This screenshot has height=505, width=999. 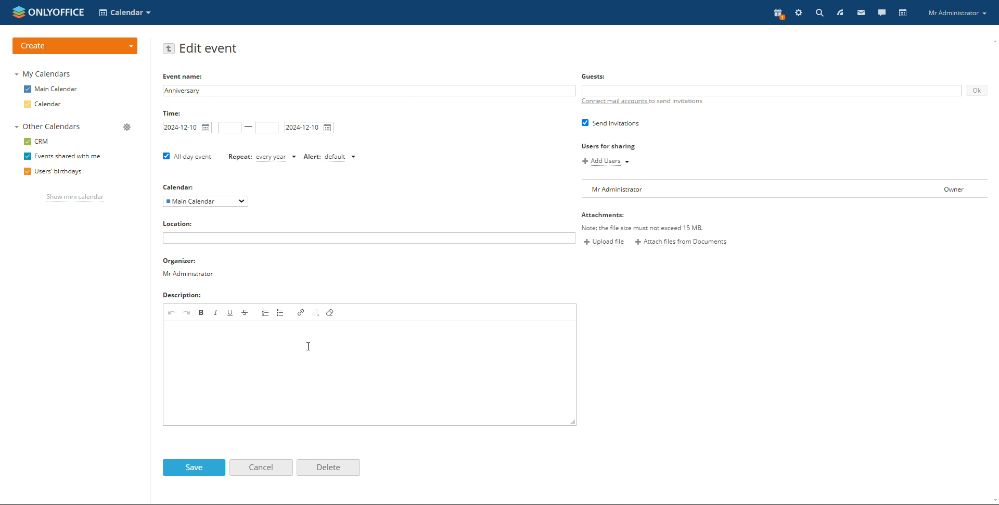 What do you see at coordinates (267, 128) in the screenshot?
I see `end time` at bounding box center [267, 128].